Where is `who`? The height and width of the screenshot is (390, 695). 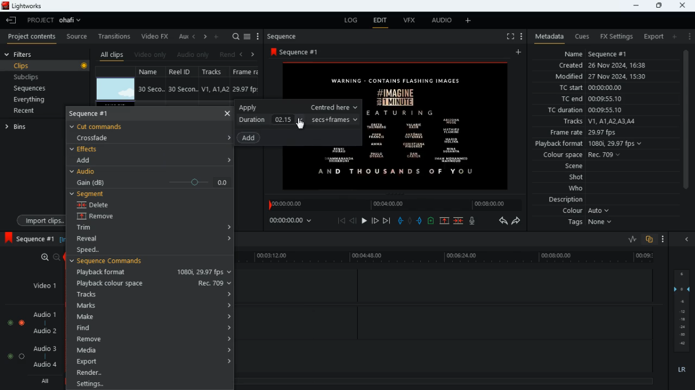 who is located at coordinates (578, 188).